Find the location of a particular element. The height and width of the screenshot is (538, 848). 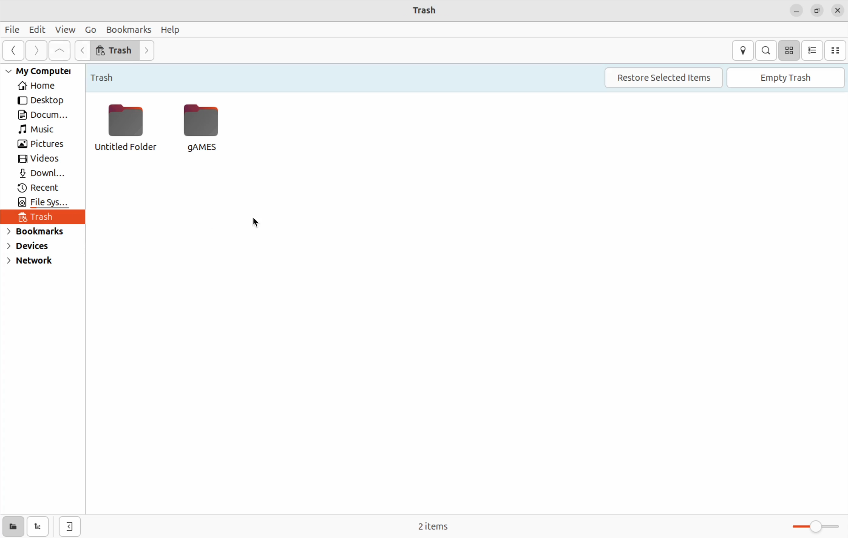

minimize is located at coordinates (796, 12).